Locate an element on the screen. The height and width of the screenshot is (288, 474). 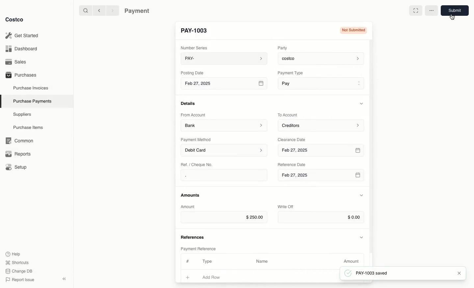
PAY- is located at coordinates (224, 58).